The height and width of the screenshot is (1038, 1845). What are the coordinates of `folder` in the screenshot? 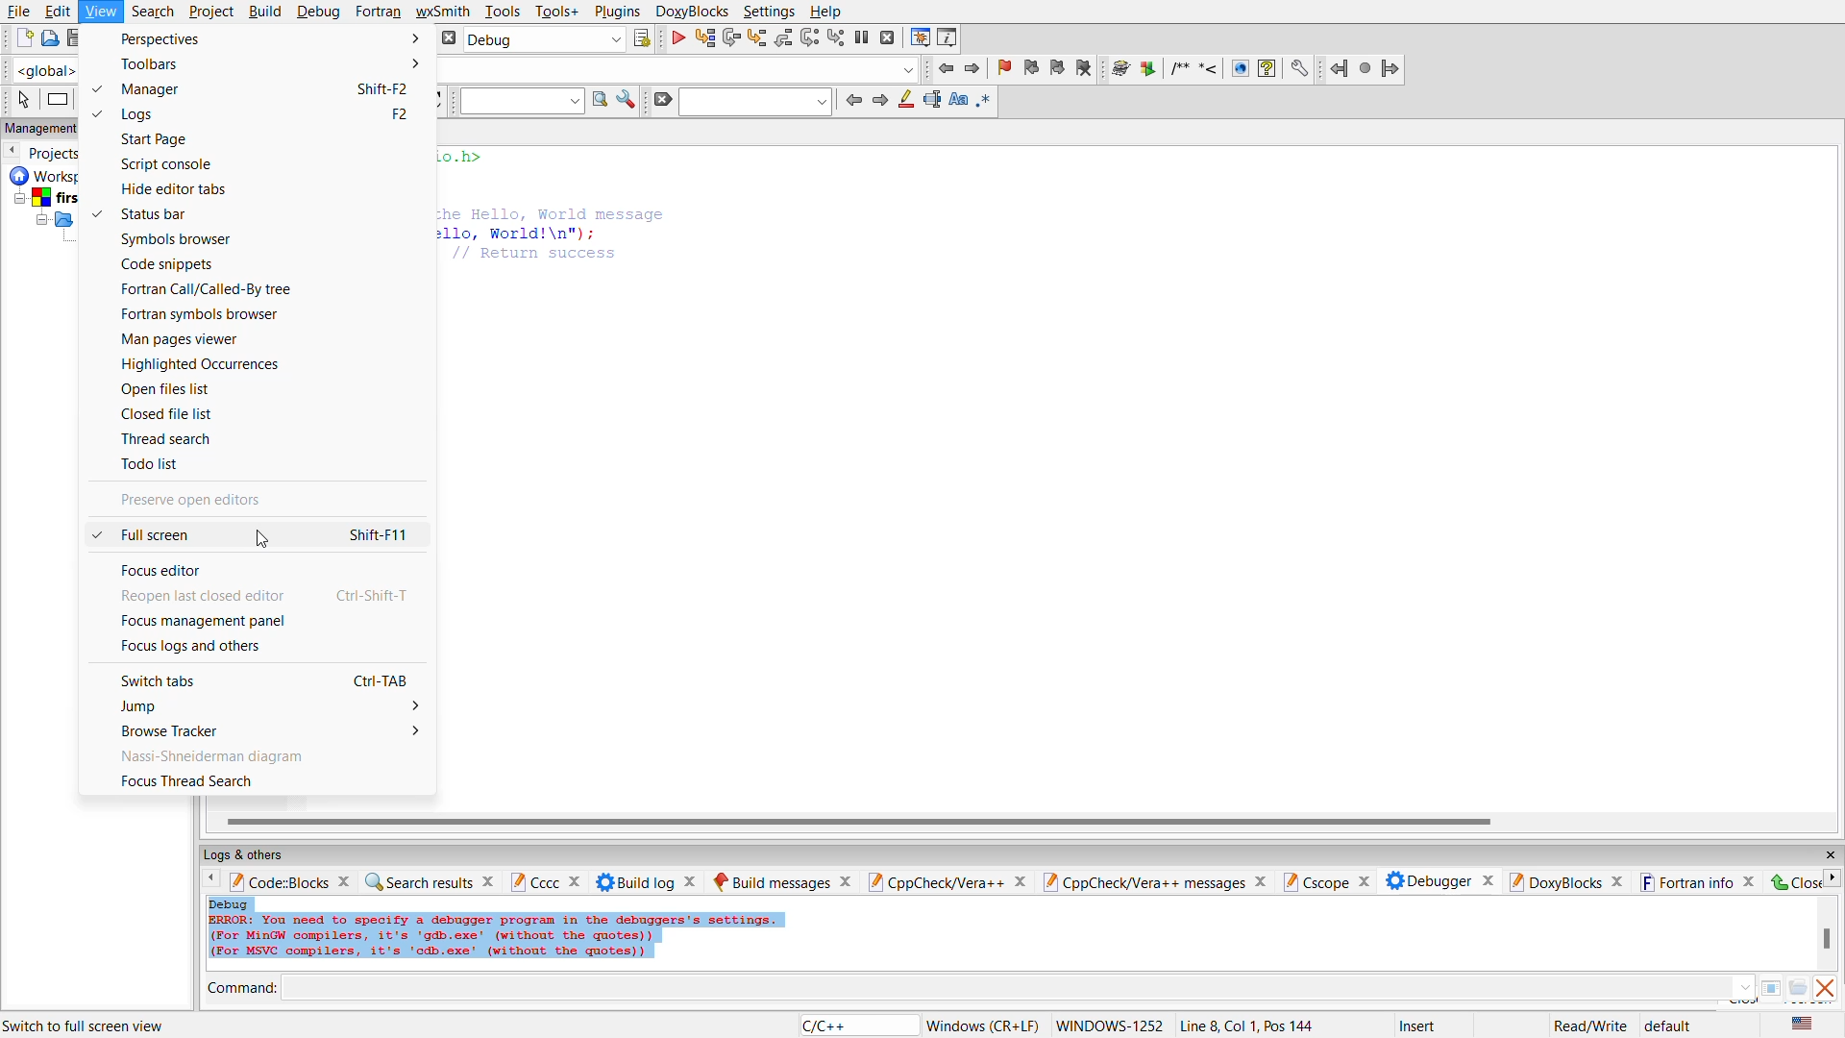 It's located at (1798, 991).